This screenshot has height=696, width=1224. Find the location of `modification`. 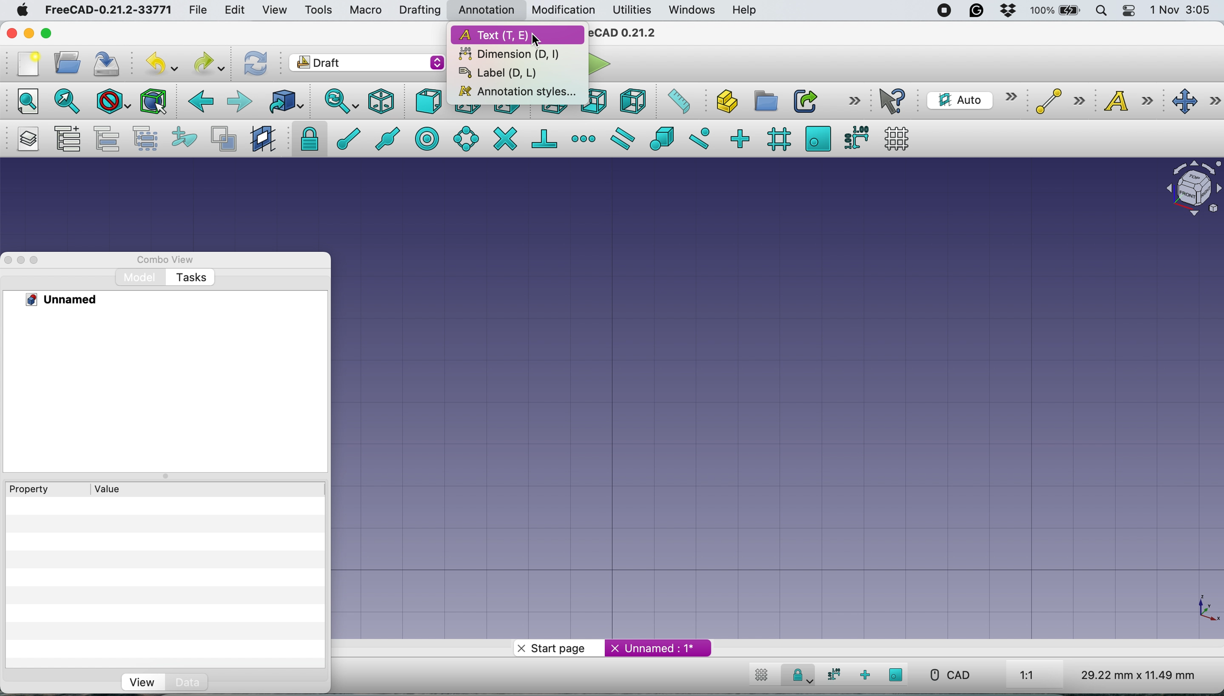

modification is located at coordinates (564, 10).